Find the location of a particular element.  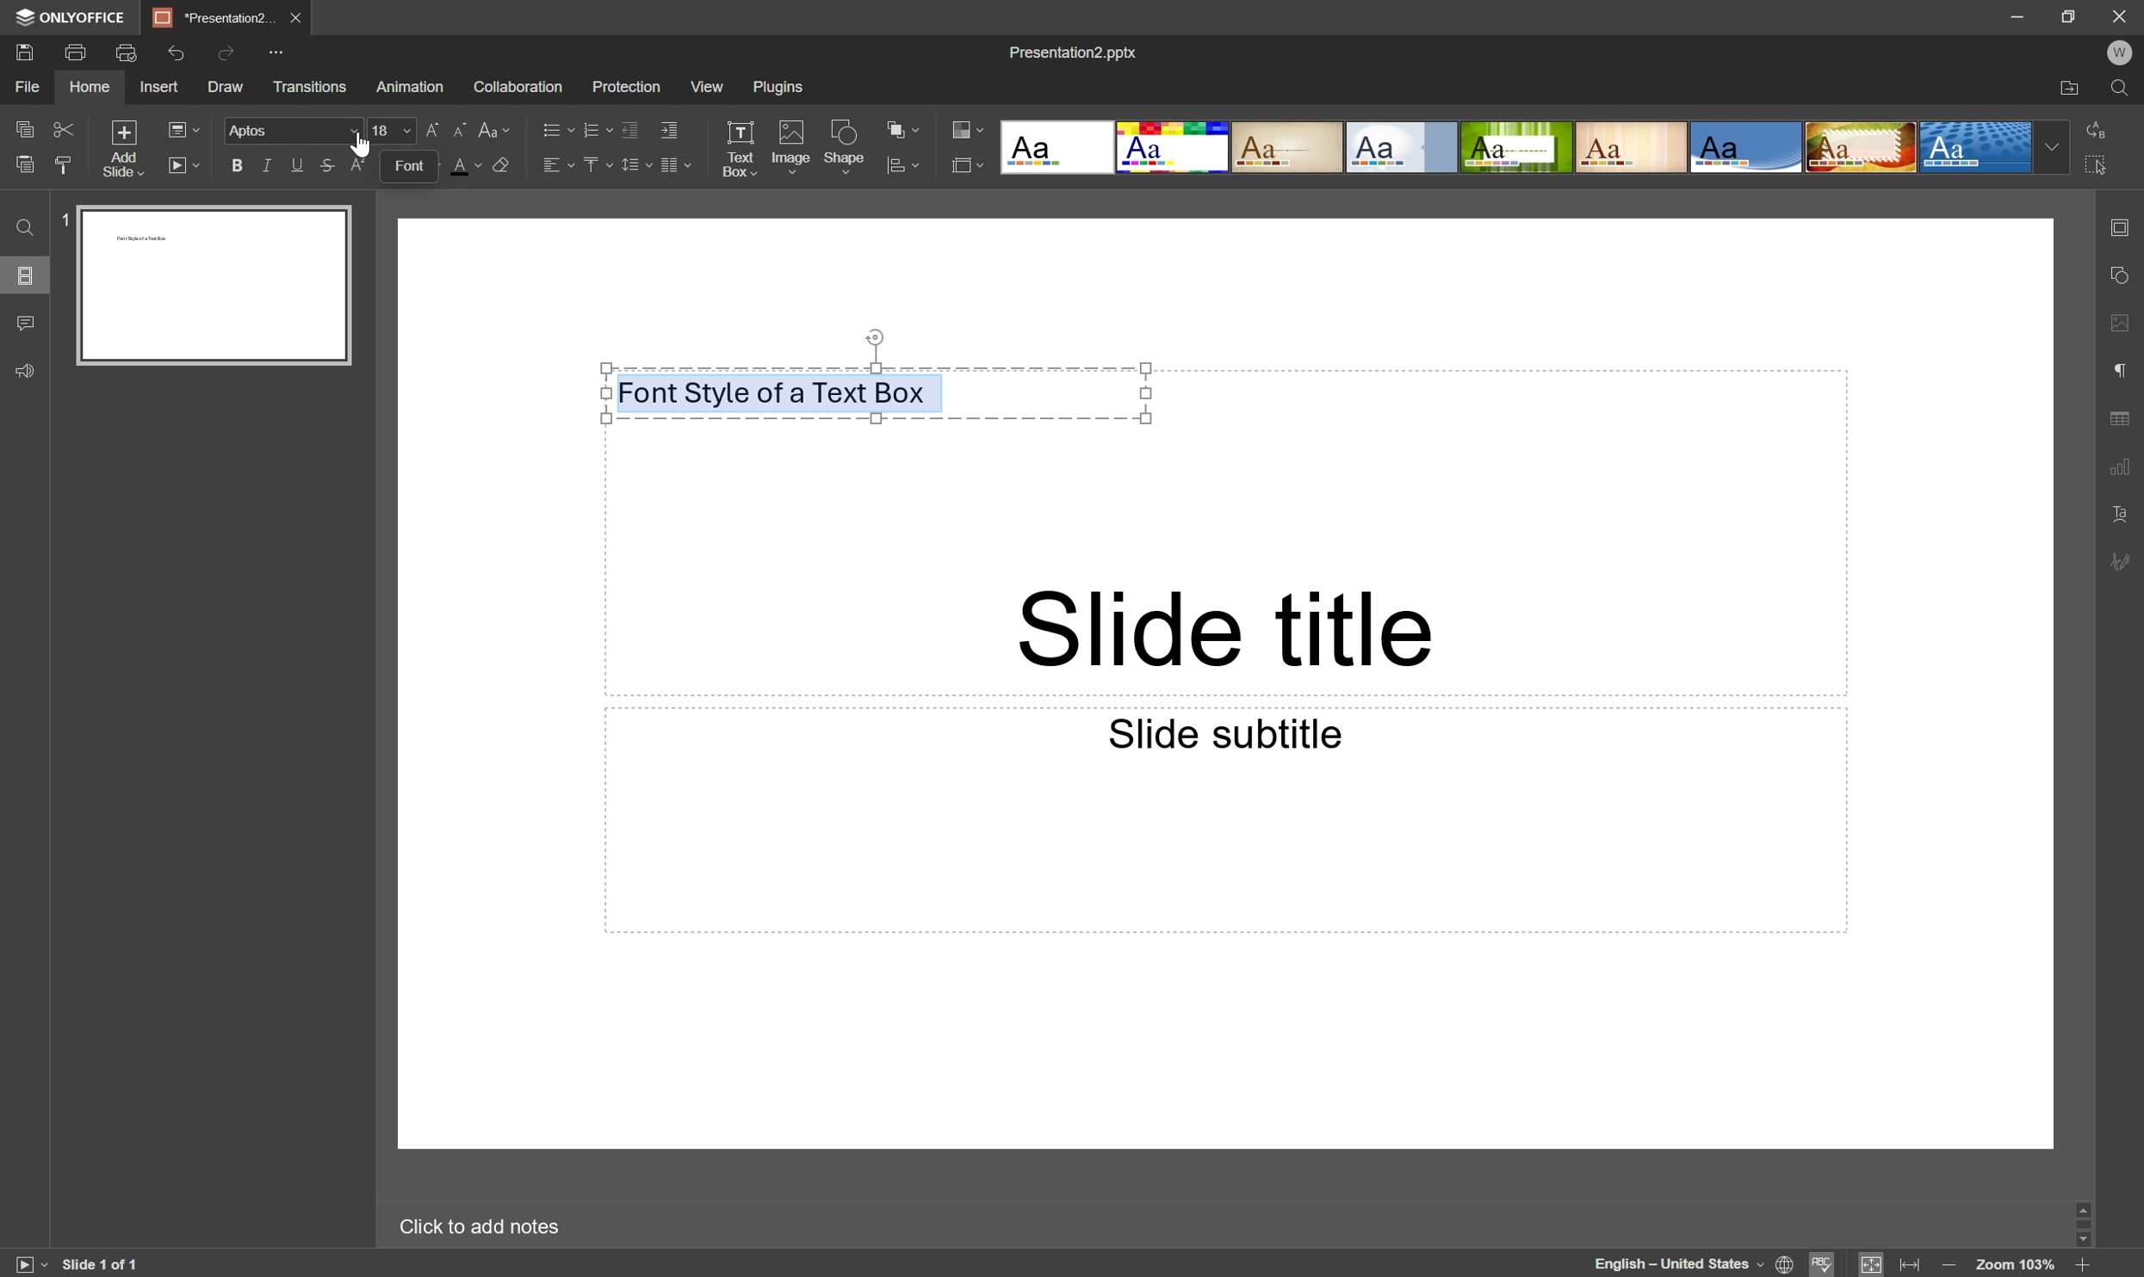

Line spacing is located at coordinates (635, 164).